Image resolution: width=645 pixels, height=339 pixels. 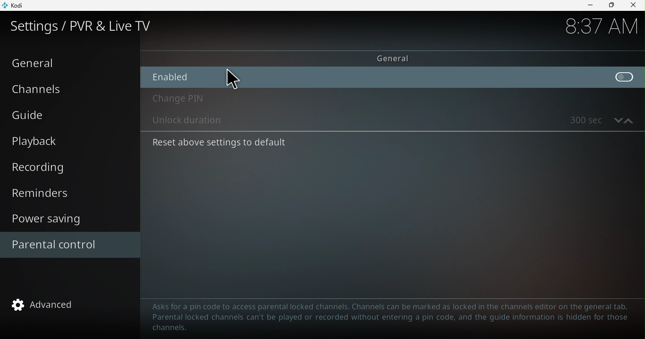 What do you see at coordinates (278, 143) in the screenshot?
I see `Reset above settings to default` at bounding box center [278, 143].